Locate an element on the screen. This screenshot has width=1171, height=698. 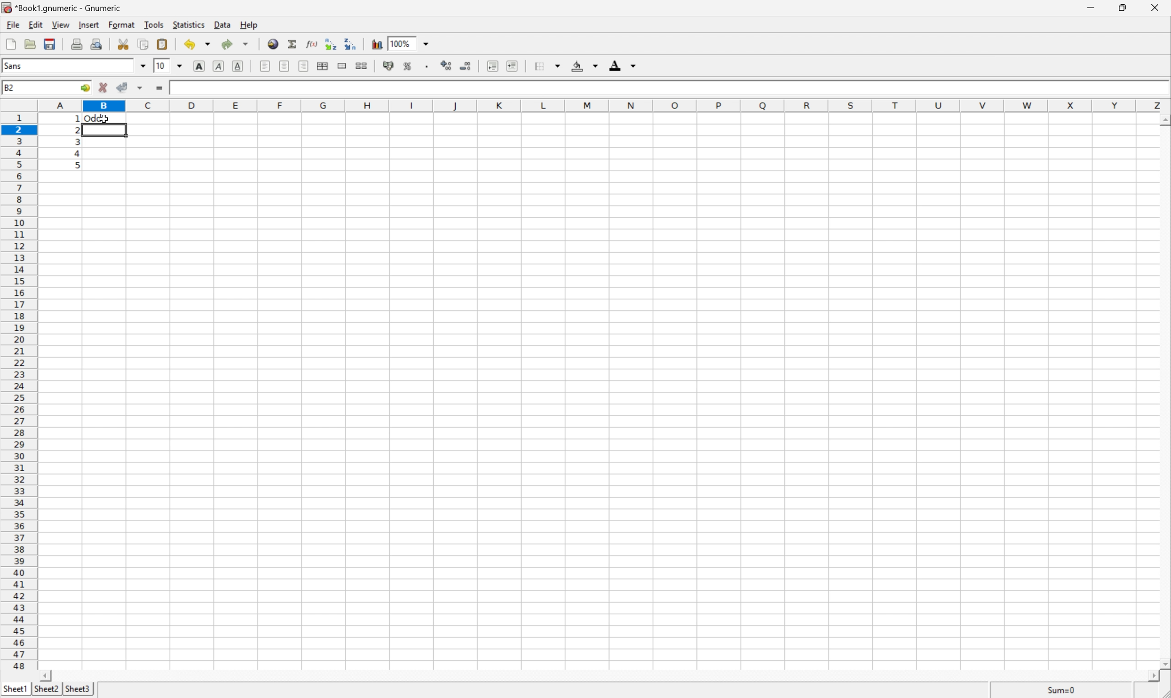
 is located at coordinates (141, 88).